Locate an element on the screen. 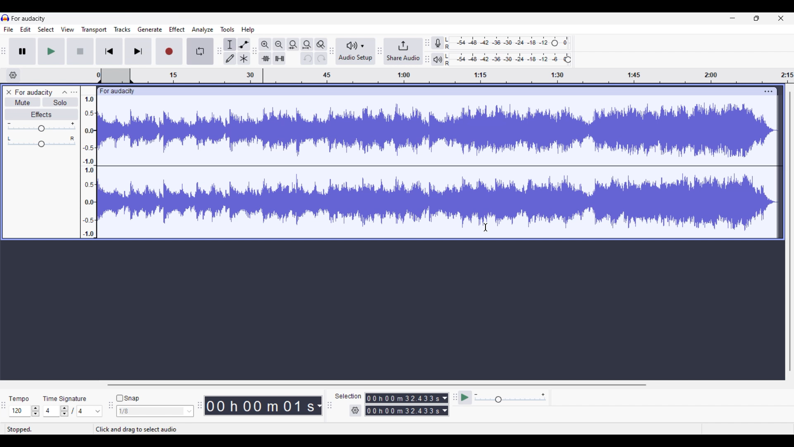  Selection duration is located at coordinates (403, 404).